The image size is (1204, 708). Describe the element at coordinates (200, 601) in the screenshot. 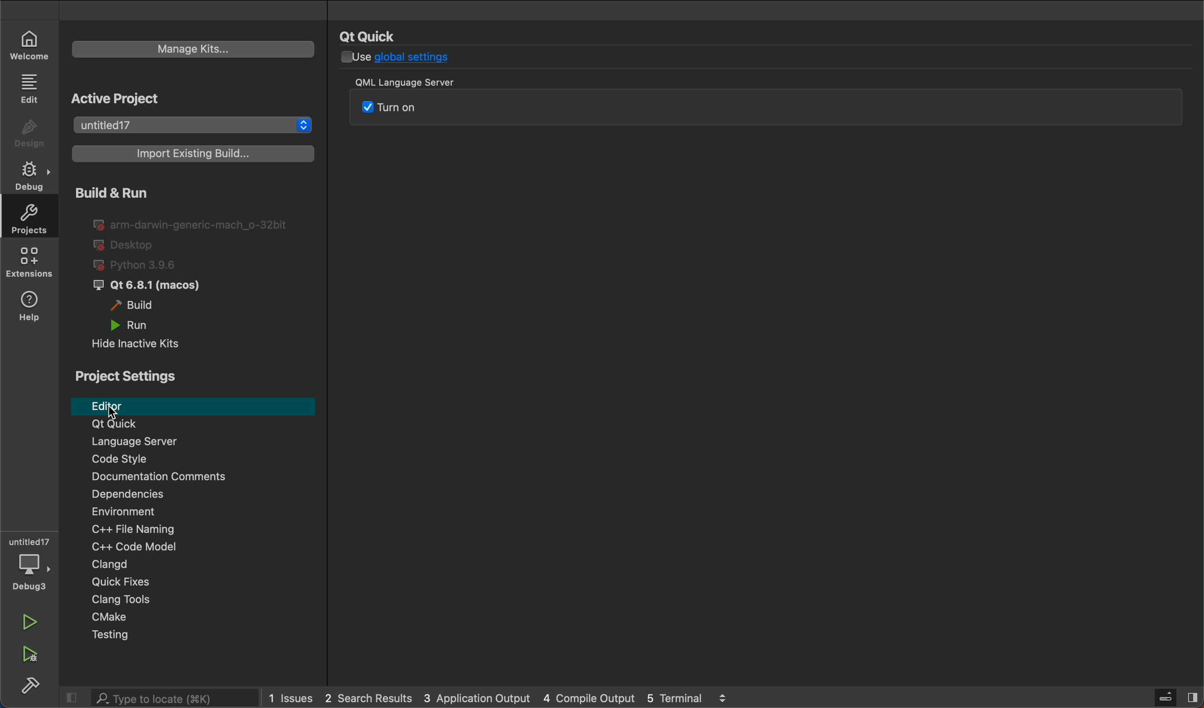

I see `Clang tools` at that location.